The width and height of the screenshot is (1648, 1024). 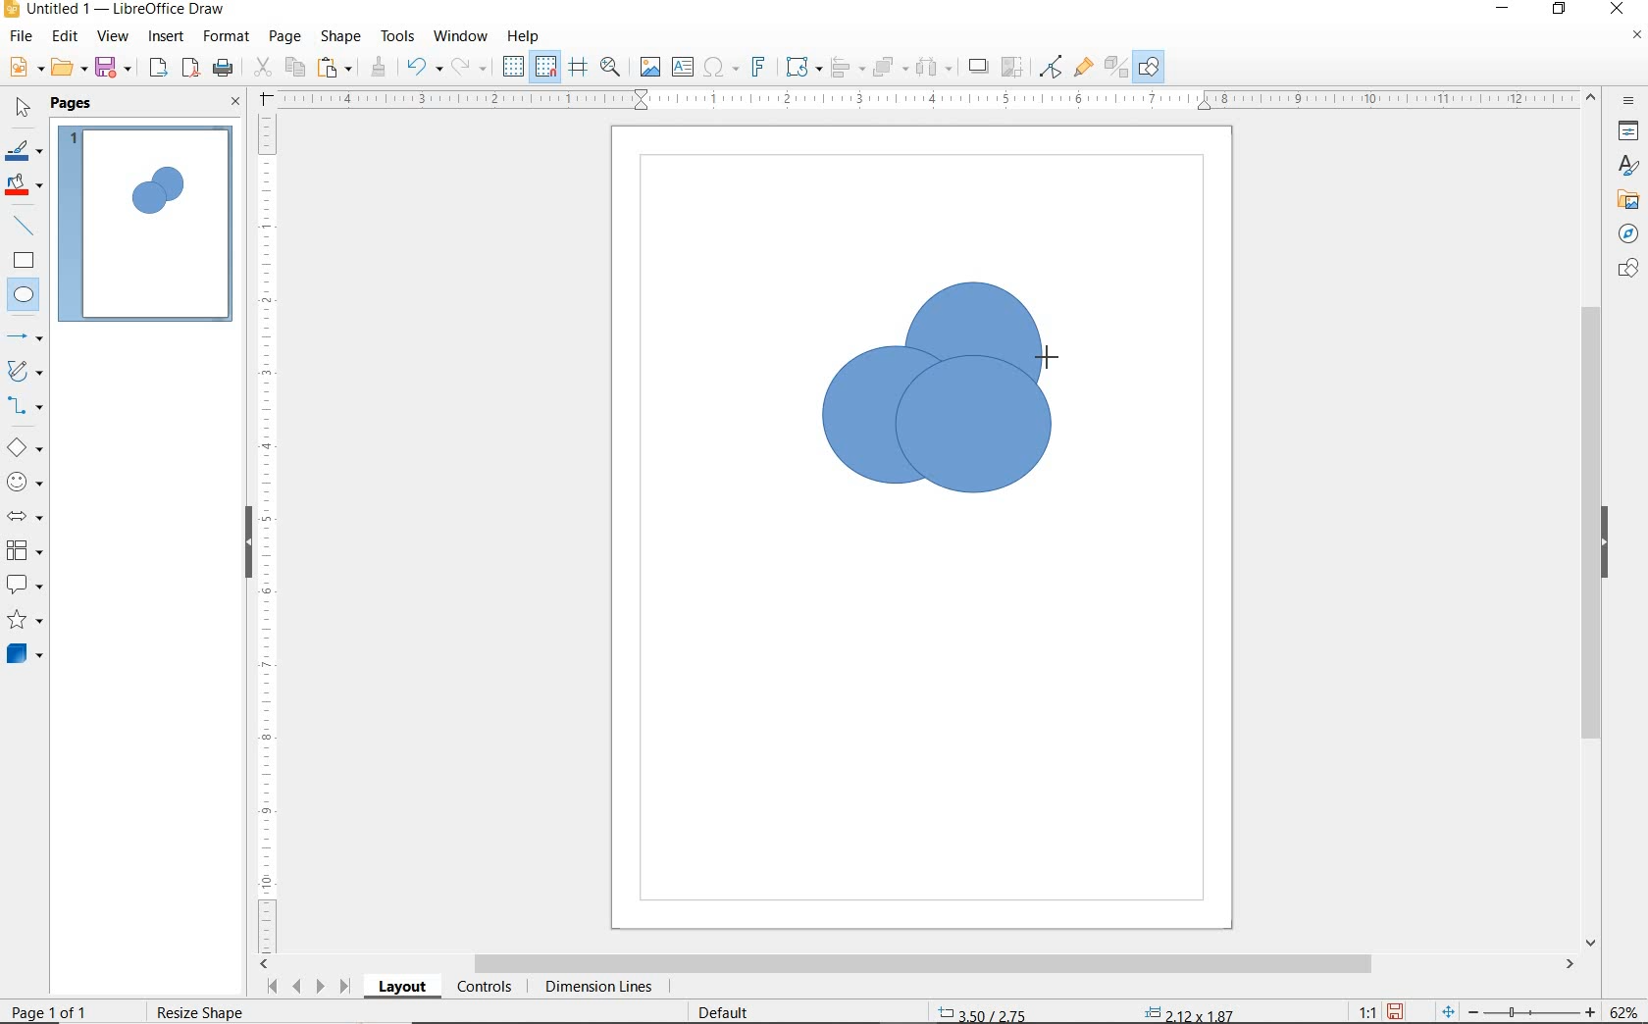 I want to click on SIDEBAR SETTINGS, so click(x=1629, y=102).